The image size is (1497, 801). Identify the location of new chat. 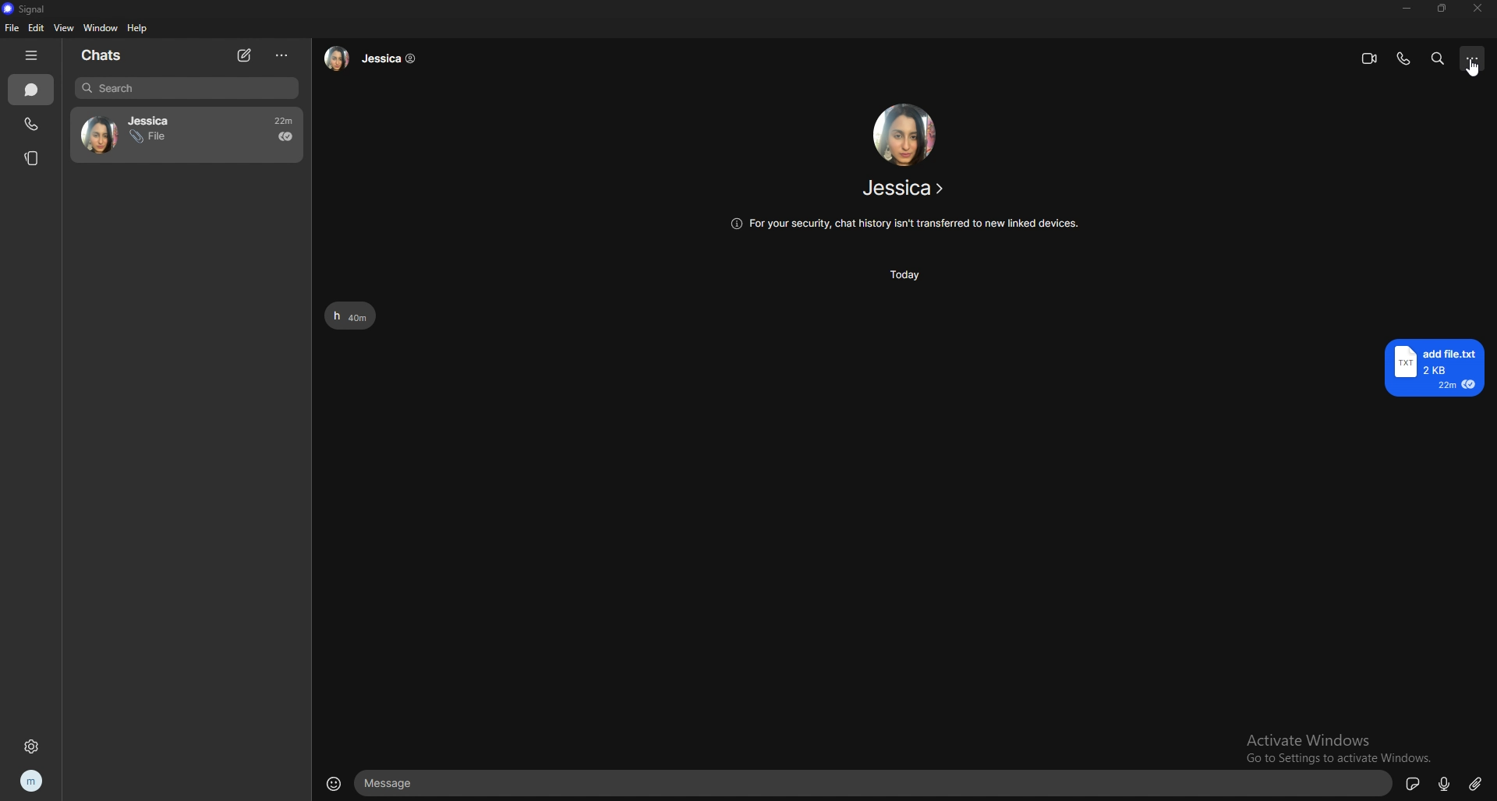
(246, 55).